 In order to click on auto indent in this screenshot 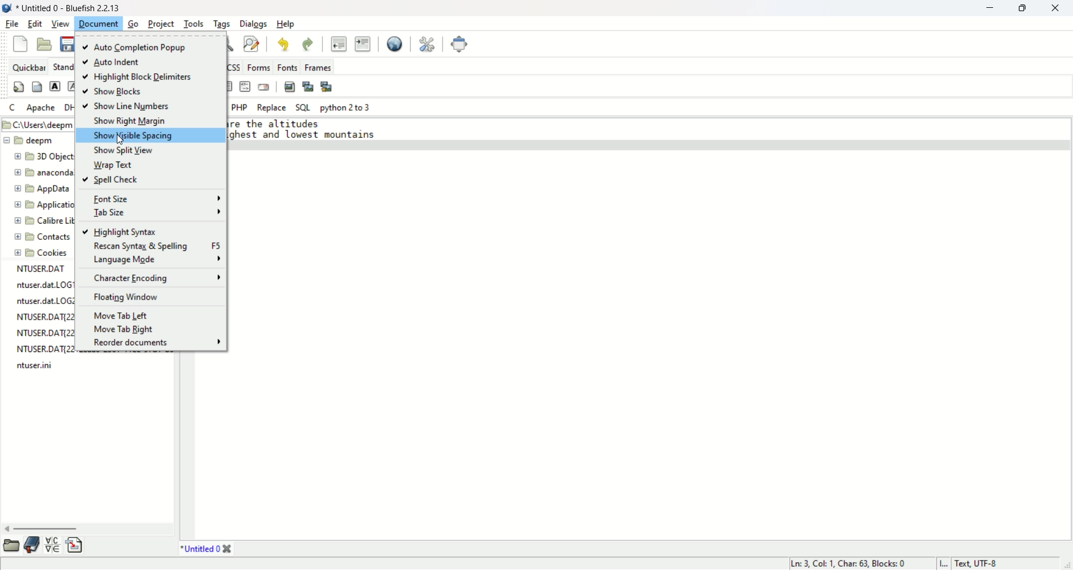, I will do `click(116, 61)`.